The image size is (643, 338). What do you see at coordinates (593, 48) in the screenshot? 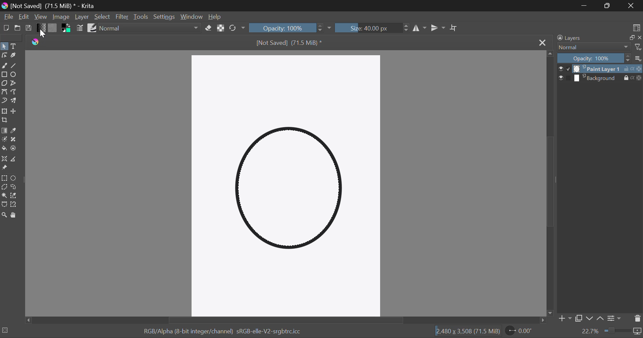
I see `Normal` at bounding box center [593, 48].